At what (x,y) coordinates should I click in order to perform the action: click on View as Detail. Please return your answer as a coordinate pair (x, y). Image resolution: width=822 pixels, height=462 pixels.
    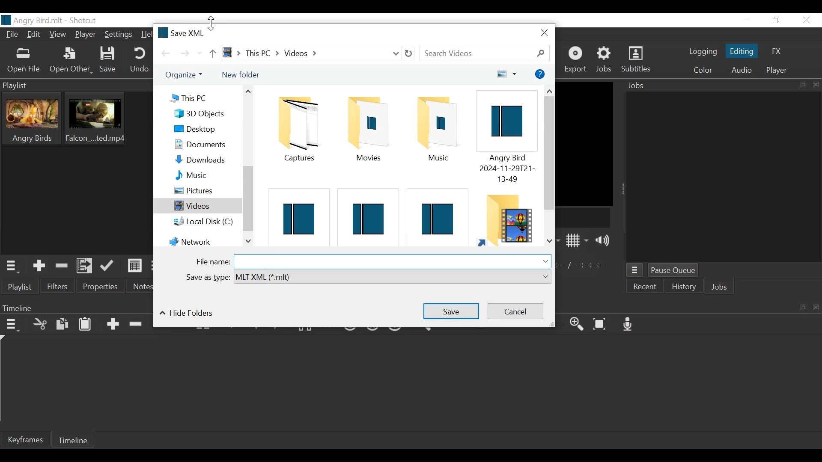
    Looking at the image, I should click on (135, 267).